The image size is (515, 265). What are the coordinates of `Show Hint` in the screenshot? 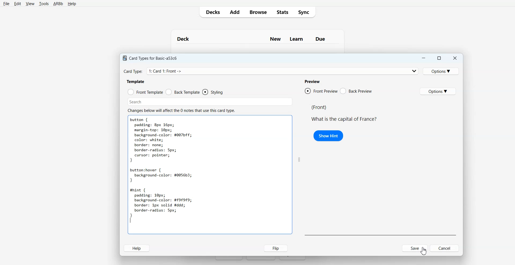 It's located at (328, 135).